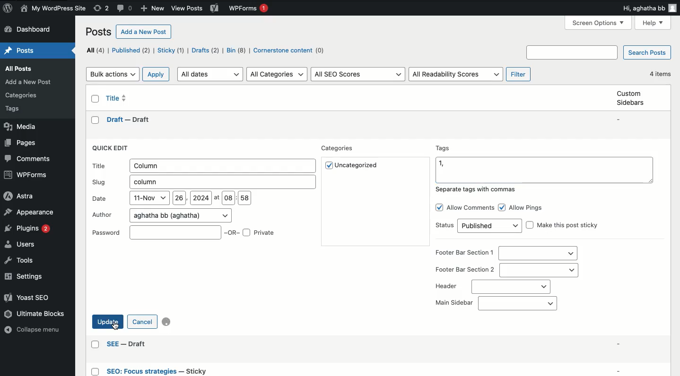  Describe the element at coordinates (290, 51) in the screenshot. I see `Cornerstone content` at that location.